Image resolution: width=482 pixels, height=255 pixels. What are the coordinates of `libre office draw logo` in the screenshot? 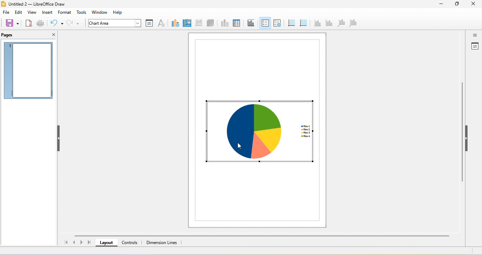 It's located at (3, 4).